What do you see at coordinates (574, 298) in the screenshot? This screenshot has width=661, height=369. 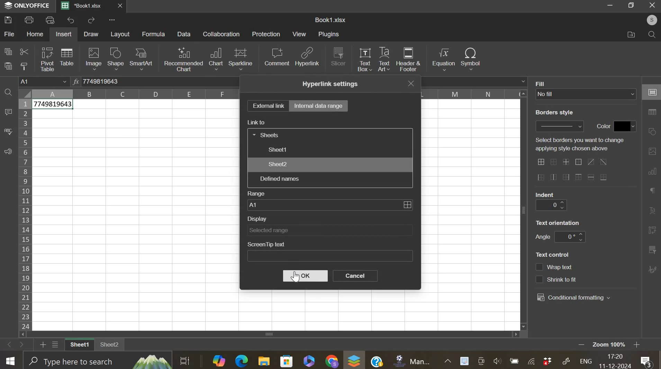 I see `conditional formatting` at bounding box center [574, 298].